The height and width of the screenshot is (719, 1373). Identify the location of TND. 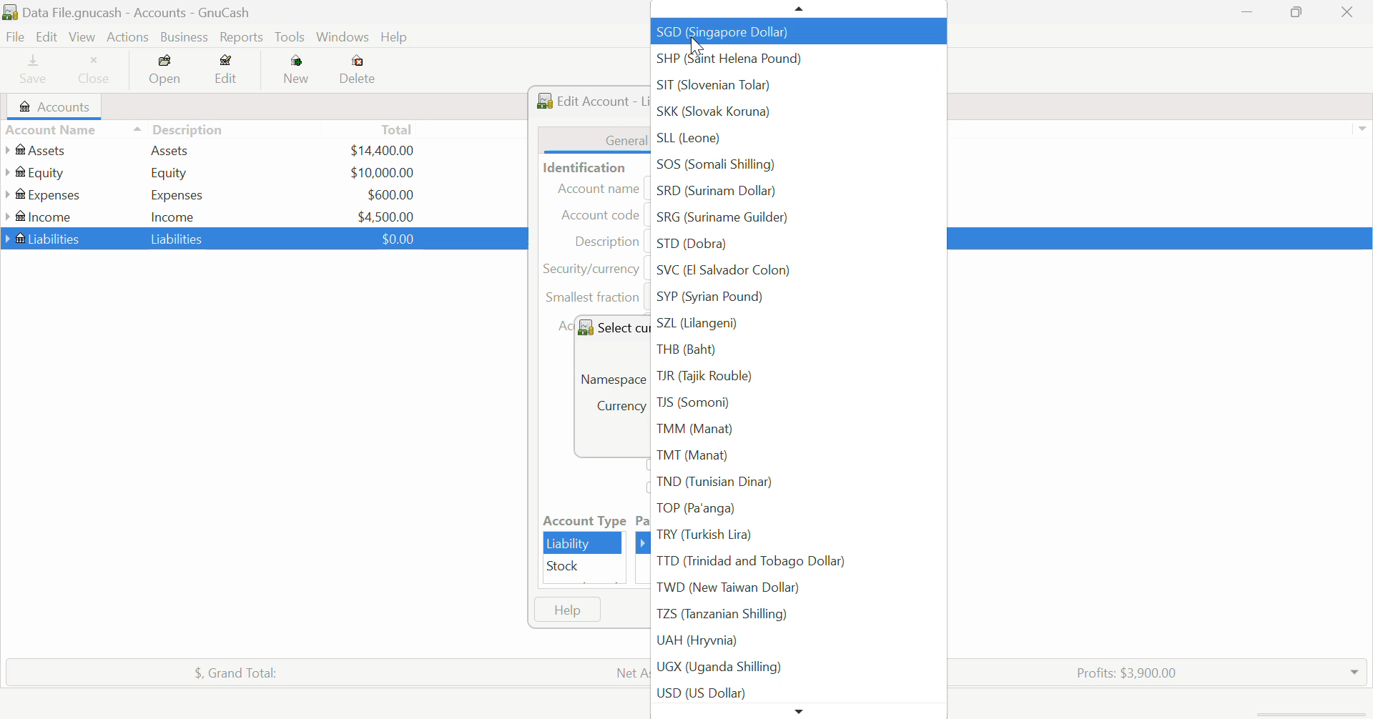
(794, 483).